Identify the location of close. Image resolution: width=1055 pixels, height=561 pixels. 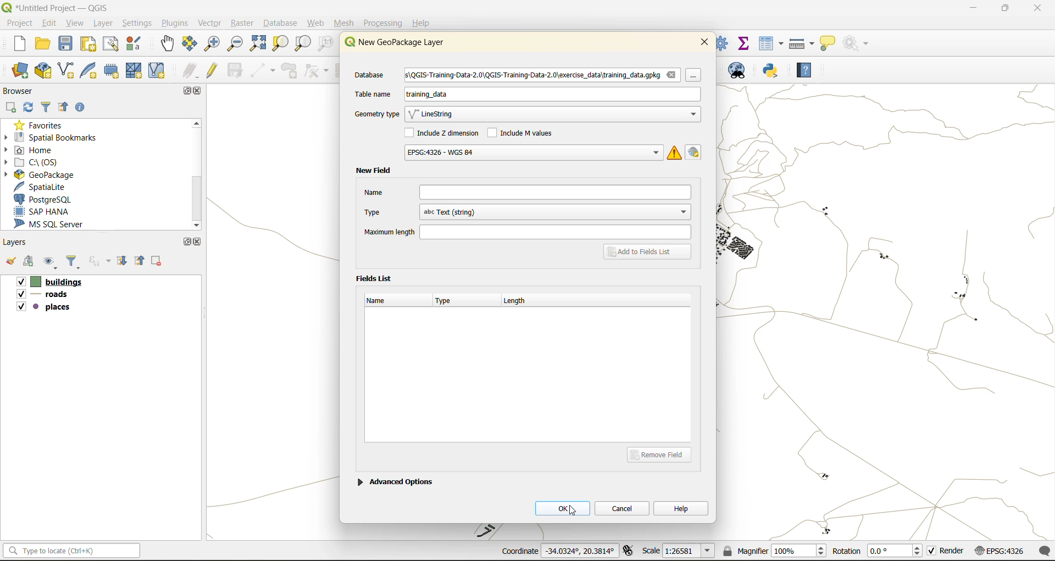
(704, 41).